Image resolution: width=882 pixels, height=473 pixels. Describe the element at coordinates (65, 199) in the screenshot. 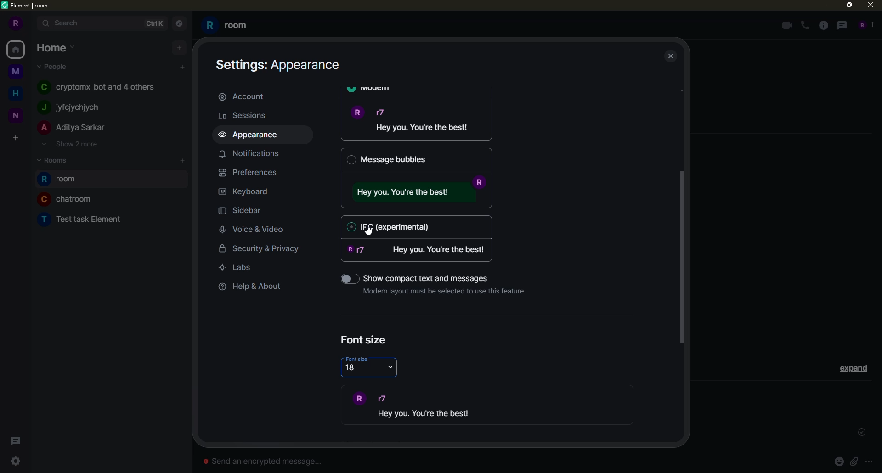

I see `room` at that location.